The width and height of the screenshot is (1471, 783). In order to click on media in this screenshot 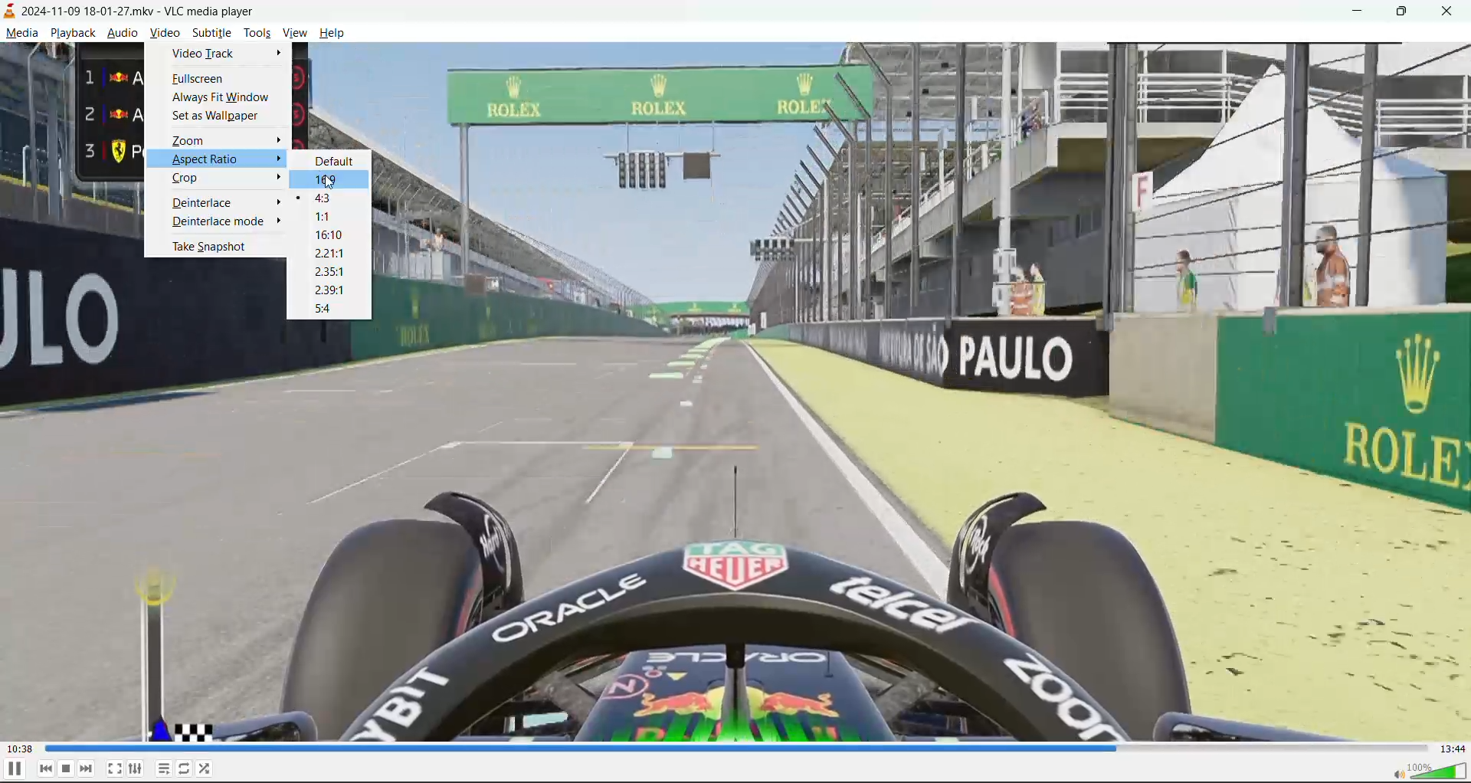, I will do `click(22, 33)`.